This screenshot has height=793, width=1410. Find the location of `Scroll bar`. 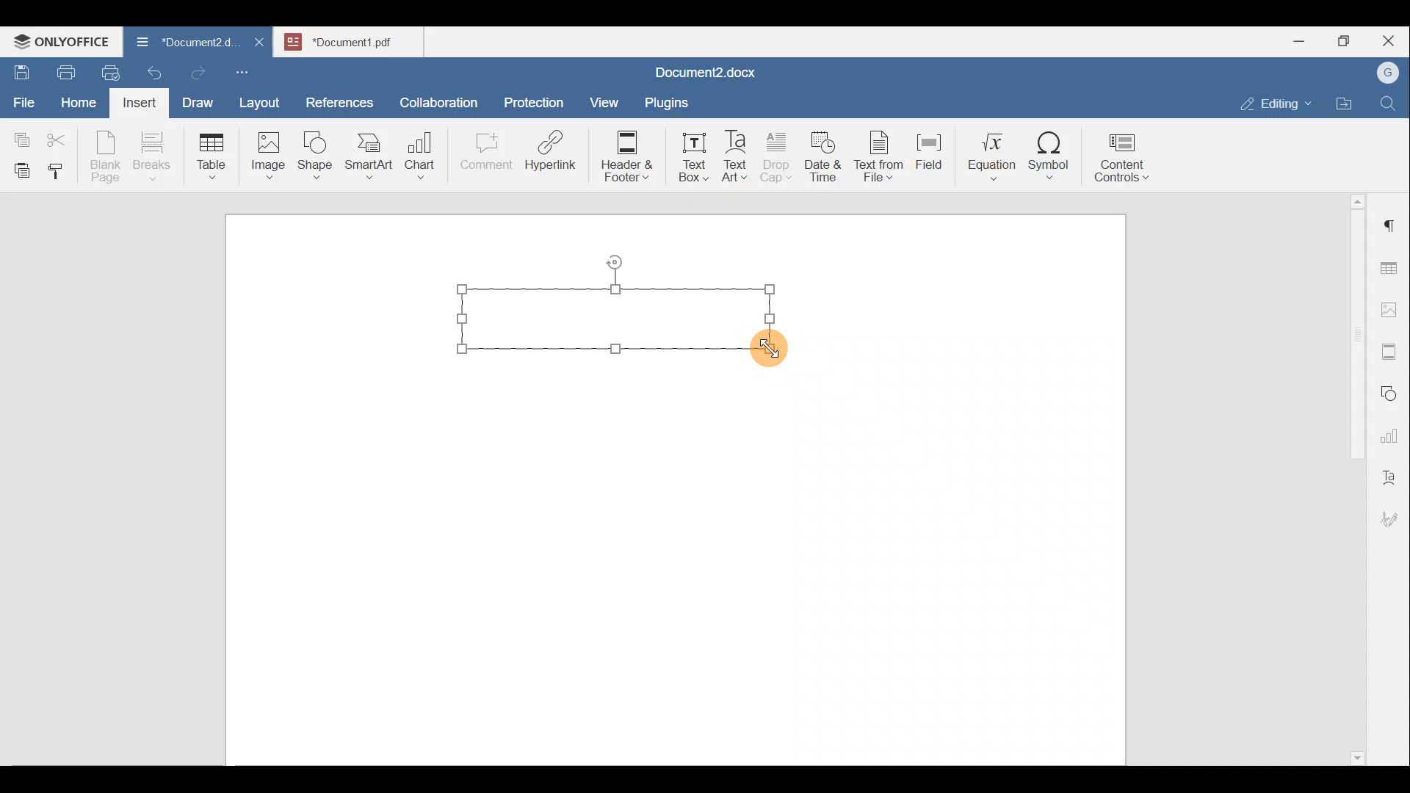

Scroll bar is located at coordinates (1352, 477).